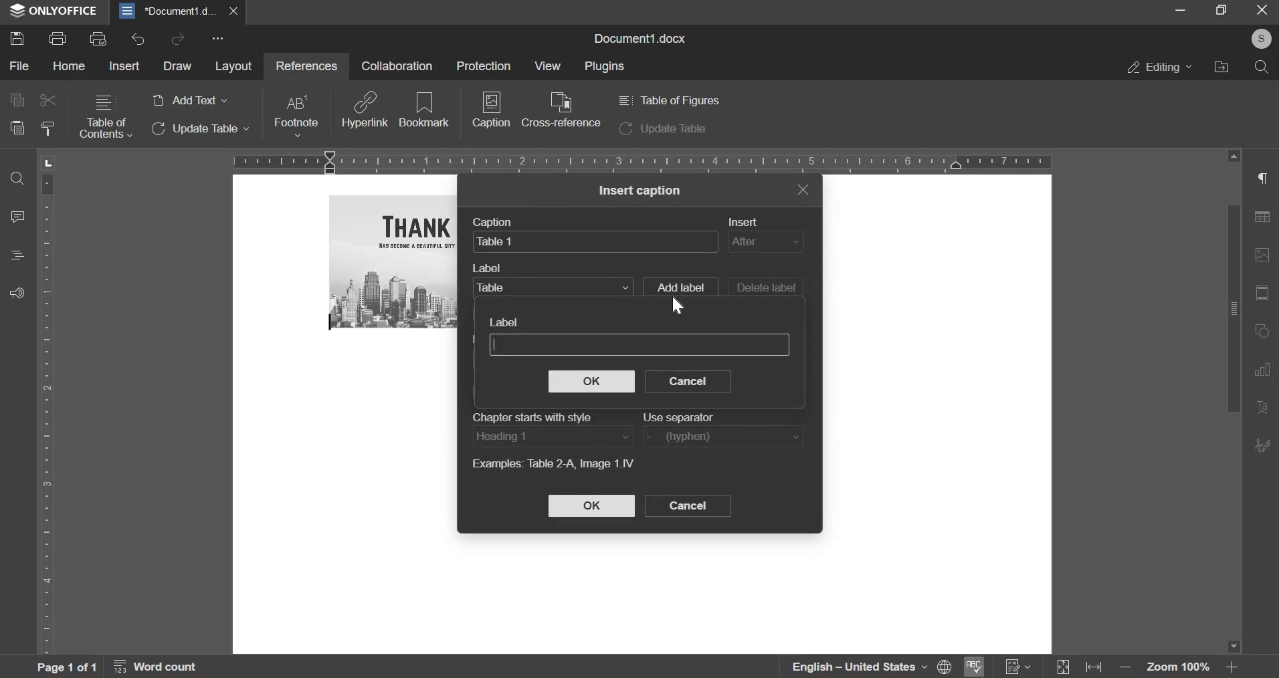 The height and width of the screenshot is (678, 1279). I want to click on comment, so click(19, 215).